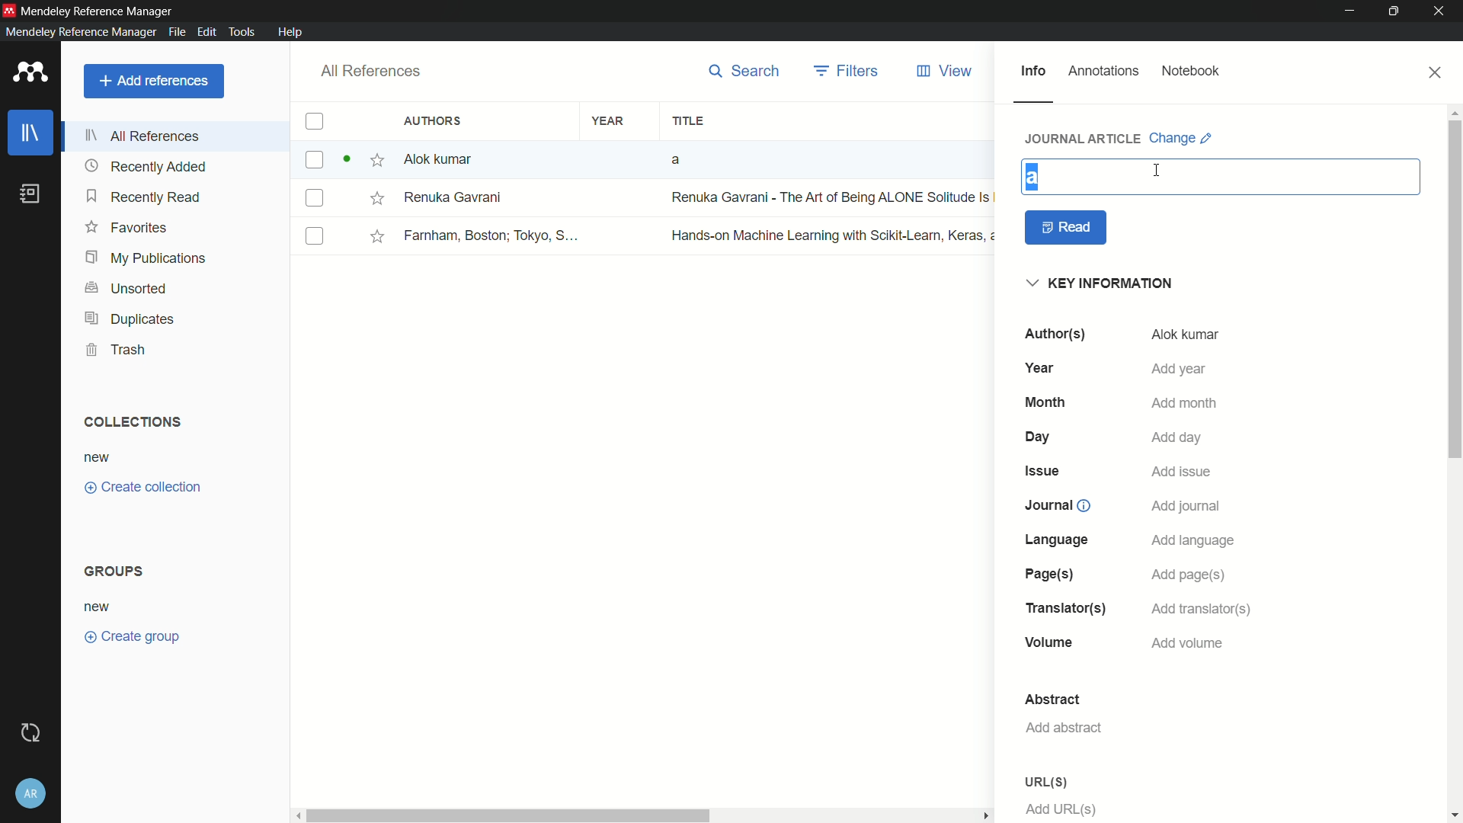 Image resolution: width=1463 pixels, height=823 pixels. Describe the element at coordinates (1178, 369) in the screenshot. I see `add year` at that location.